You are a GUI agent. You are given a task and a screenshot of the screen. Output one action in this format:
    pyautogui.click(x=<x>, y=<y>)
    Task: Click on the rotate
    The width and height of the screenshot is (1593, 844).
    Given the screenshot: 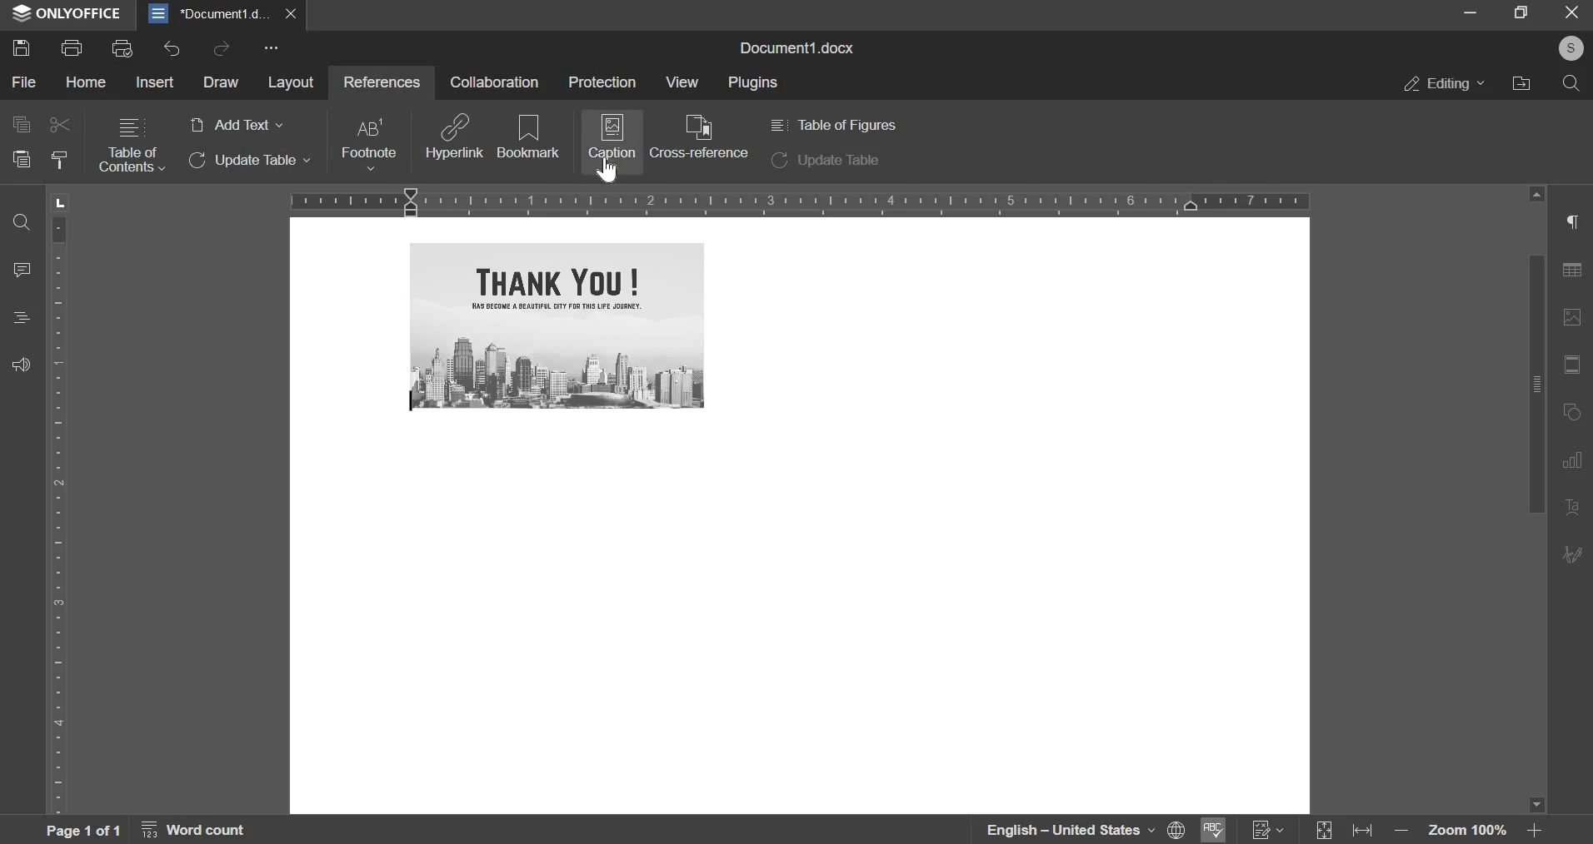 What is the action you would take?
    pyautogui.click(x=1575, y=414)
    